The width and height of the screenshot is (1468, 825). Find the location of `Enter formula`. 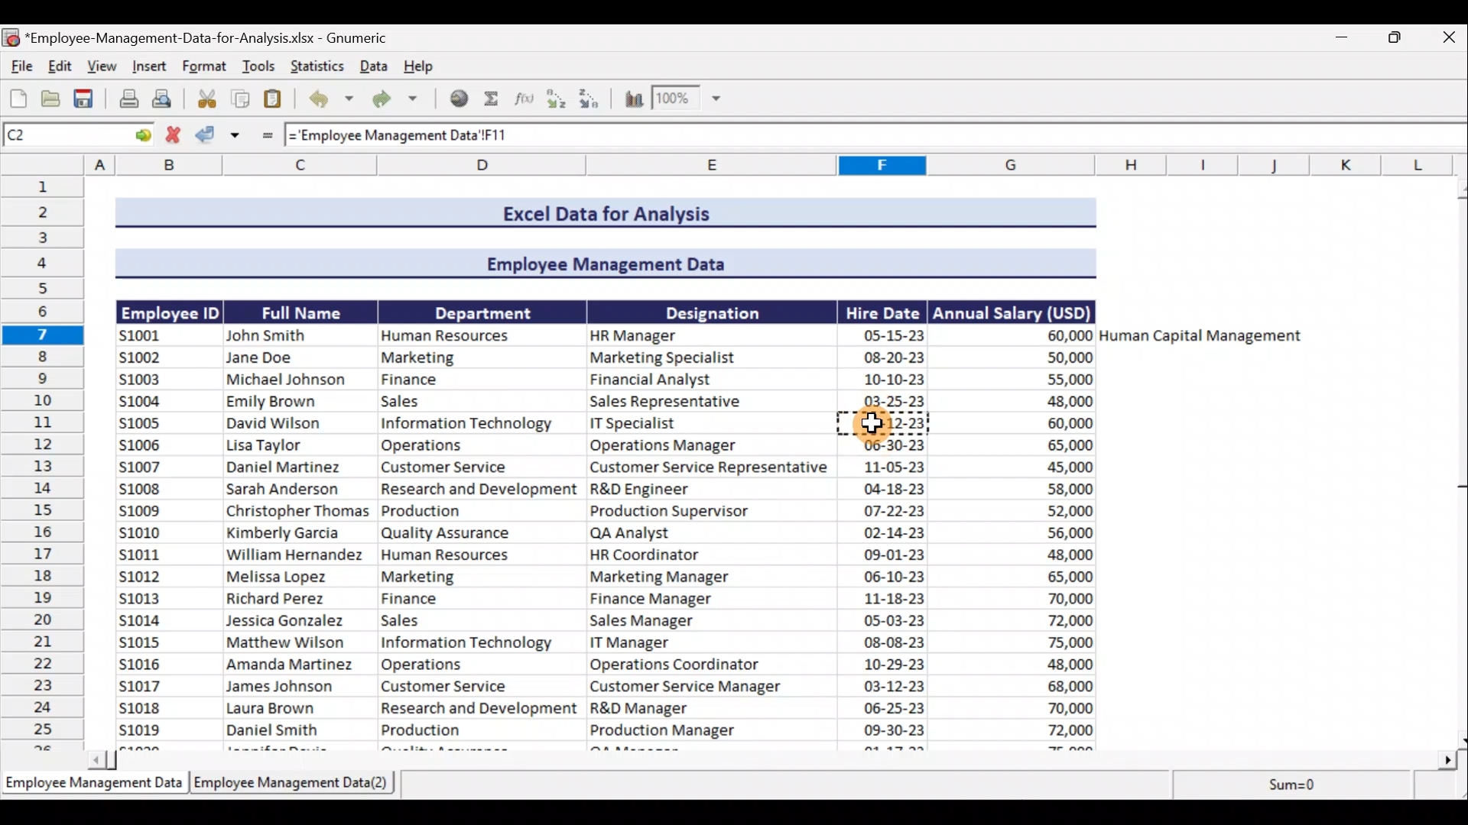

Enter formula is located at coordinates (261, 138).